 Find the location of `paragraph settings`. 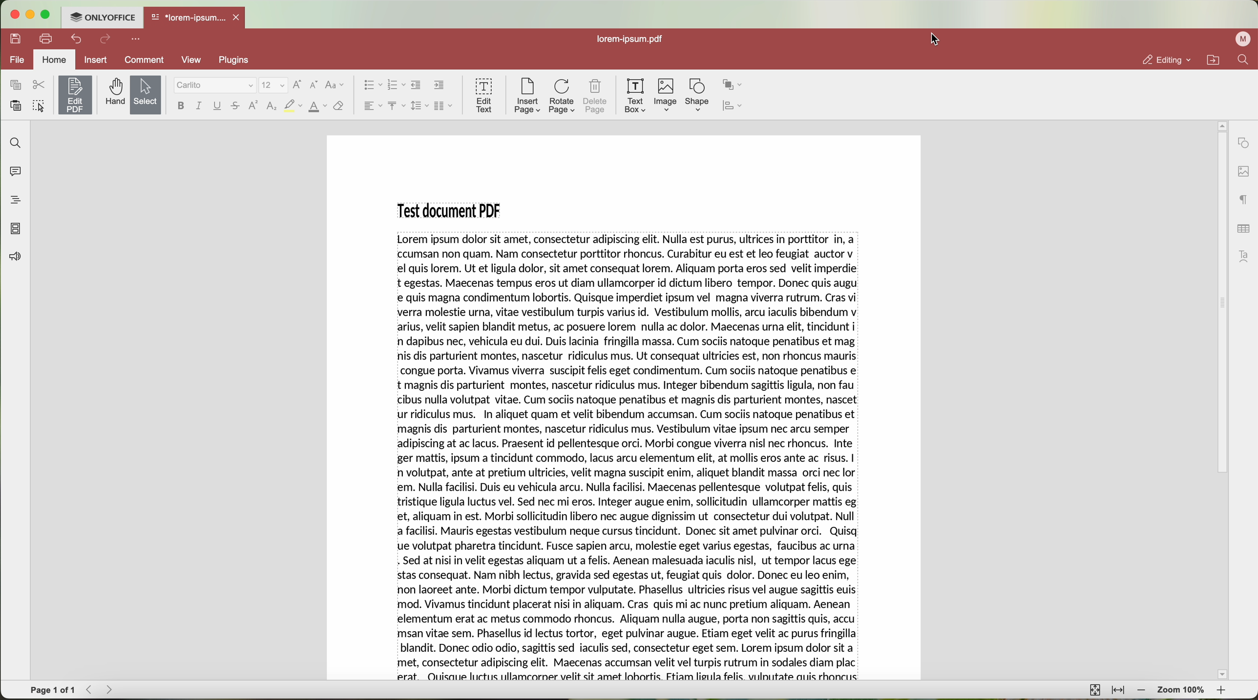

paragraph settings is located at coordinates (1244, 199).